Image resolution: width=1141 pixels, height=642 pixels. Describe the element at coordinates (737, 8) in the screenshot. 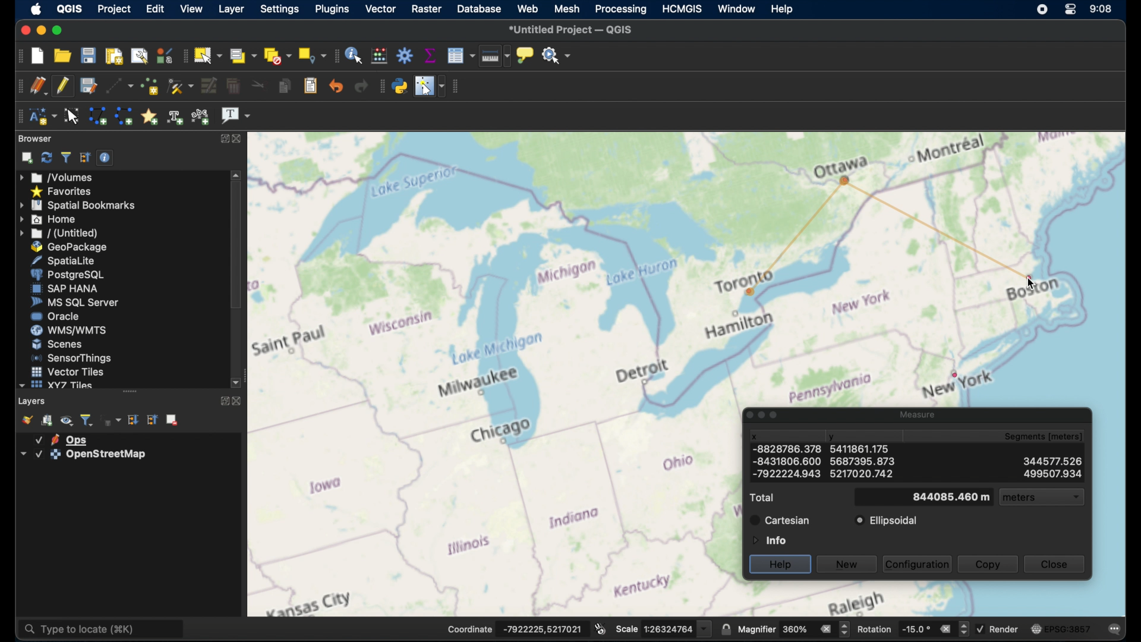

I see `window` at that location.